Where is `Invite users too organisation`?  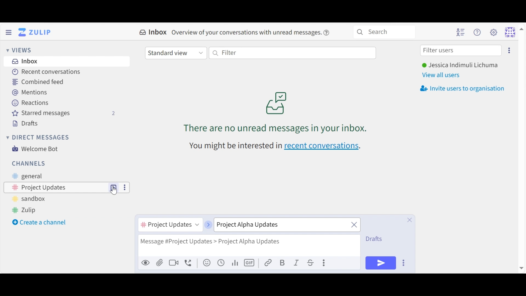 Invite users too organisation is located at coordinates (509, 50).